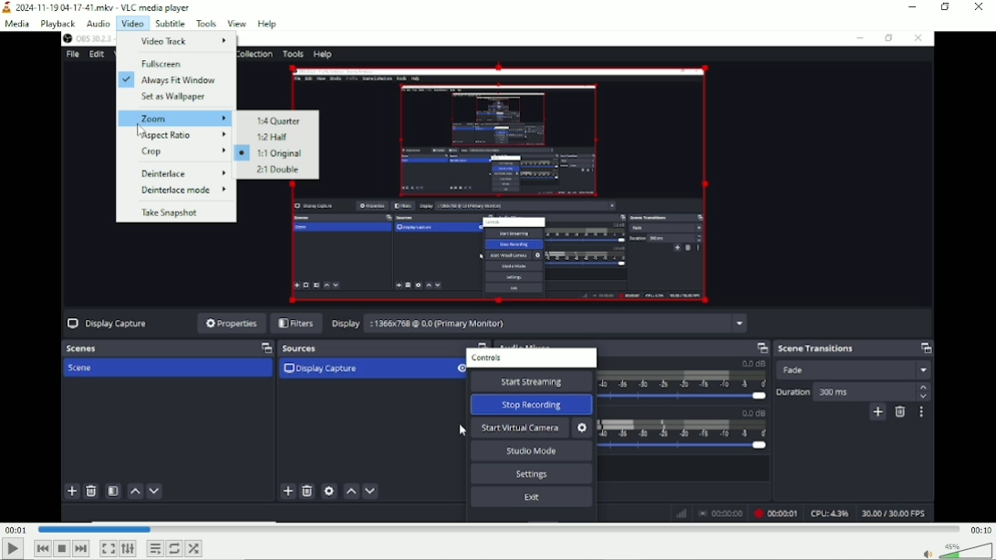 Image resolution: width=996 pixels, height=560 pixels. What do you see at coordinates (195, 548) in the screenshot?
I see `random` at bounding box center [195, 548].